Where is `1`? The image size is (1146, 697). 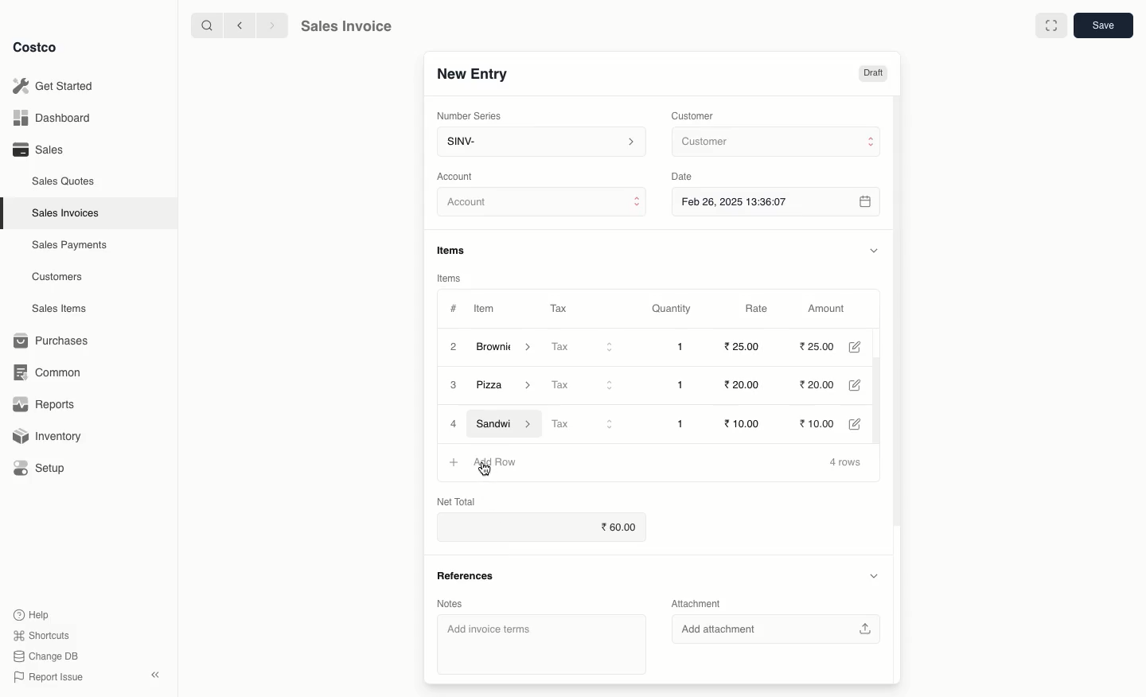 1 is located at coordinates (684, 385).